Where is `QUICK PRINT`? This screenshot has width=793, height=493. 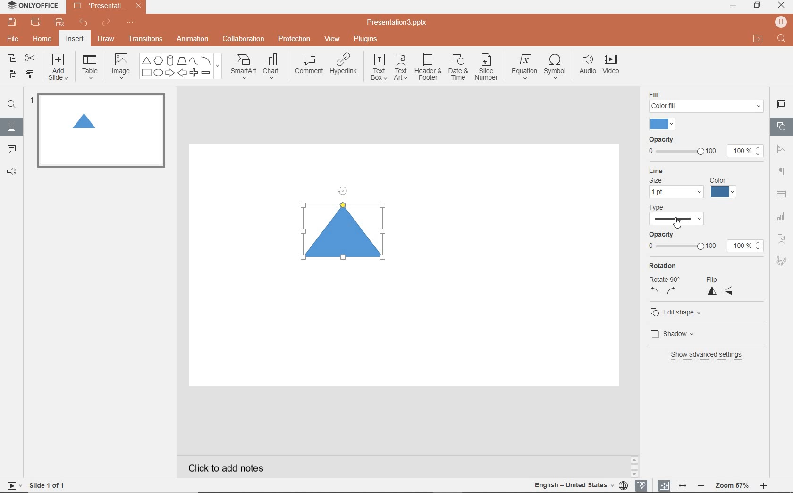 QUICK PRINT is located at coordinates (59, 23).